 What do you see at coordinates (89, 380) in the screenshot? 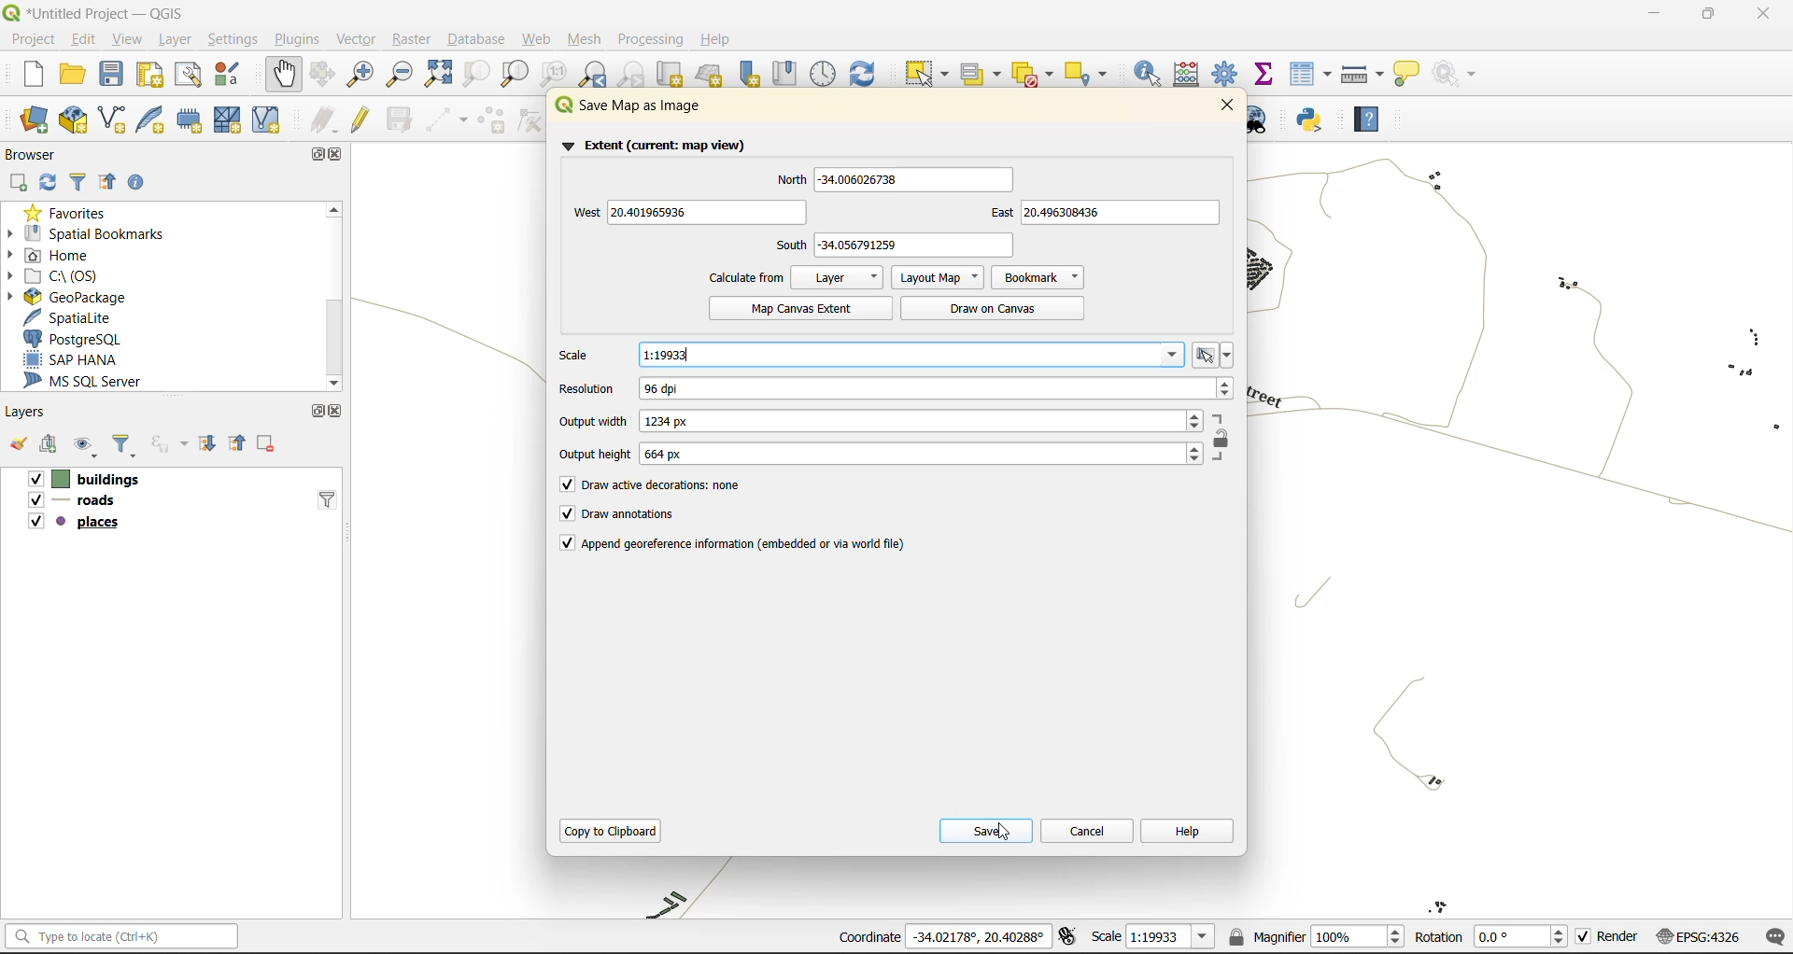
I see `ms sql server` at bounding box center [89, 380].